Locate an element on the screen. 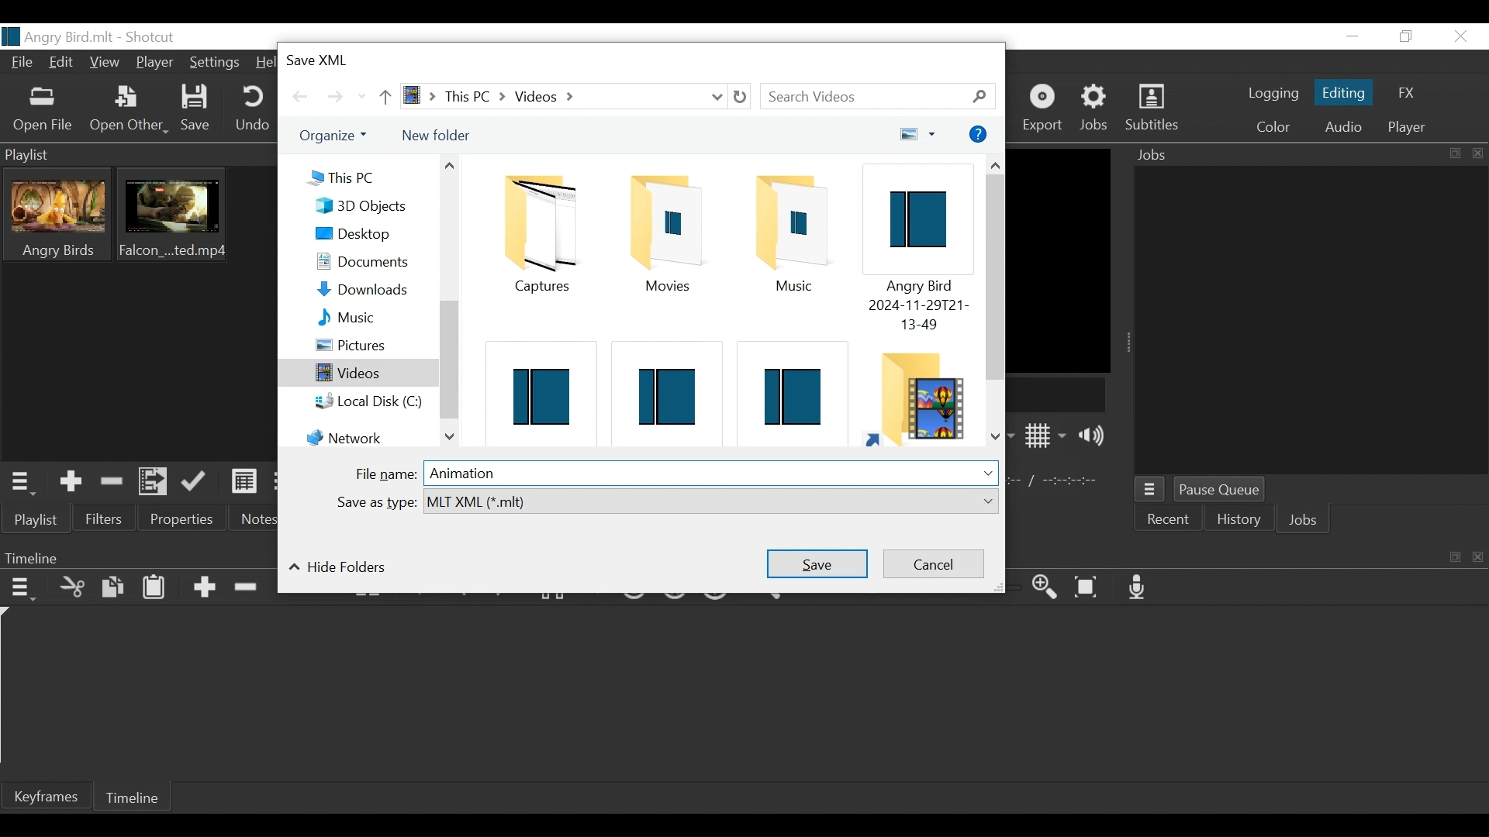 The width and height of the screenshot is (1489, 837). Shotcut File is located at coordinates (662, 389).